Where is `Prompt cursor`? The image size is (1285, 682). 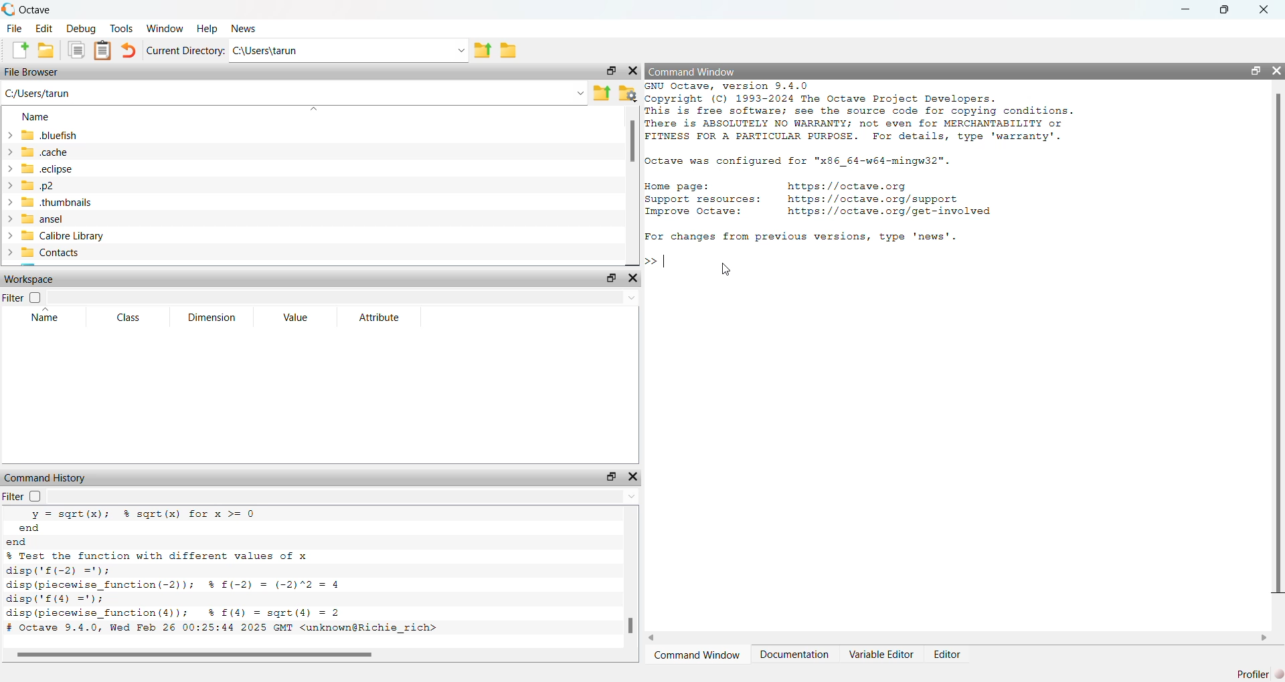
Prompt cursor is located at coordinates (658, 261).